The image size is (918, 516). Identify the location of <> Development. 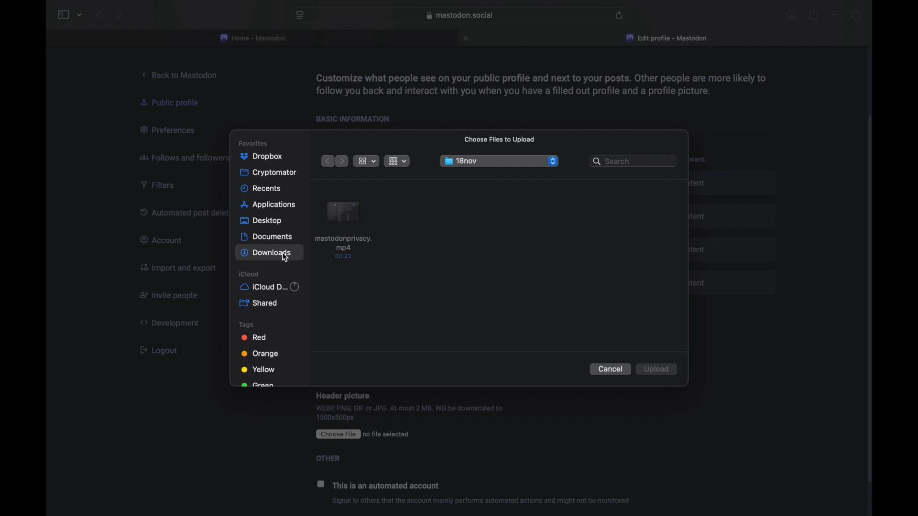
(173, 322).